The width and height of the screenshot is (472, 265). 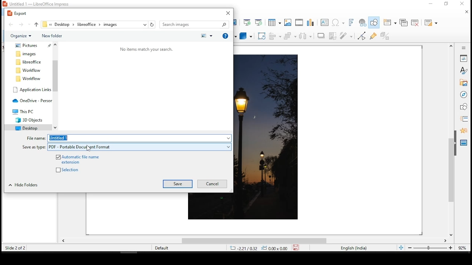 What do you see at coordinates (29, 62) in the screenshot?
I see `folder` at bounding box center [29, 62].